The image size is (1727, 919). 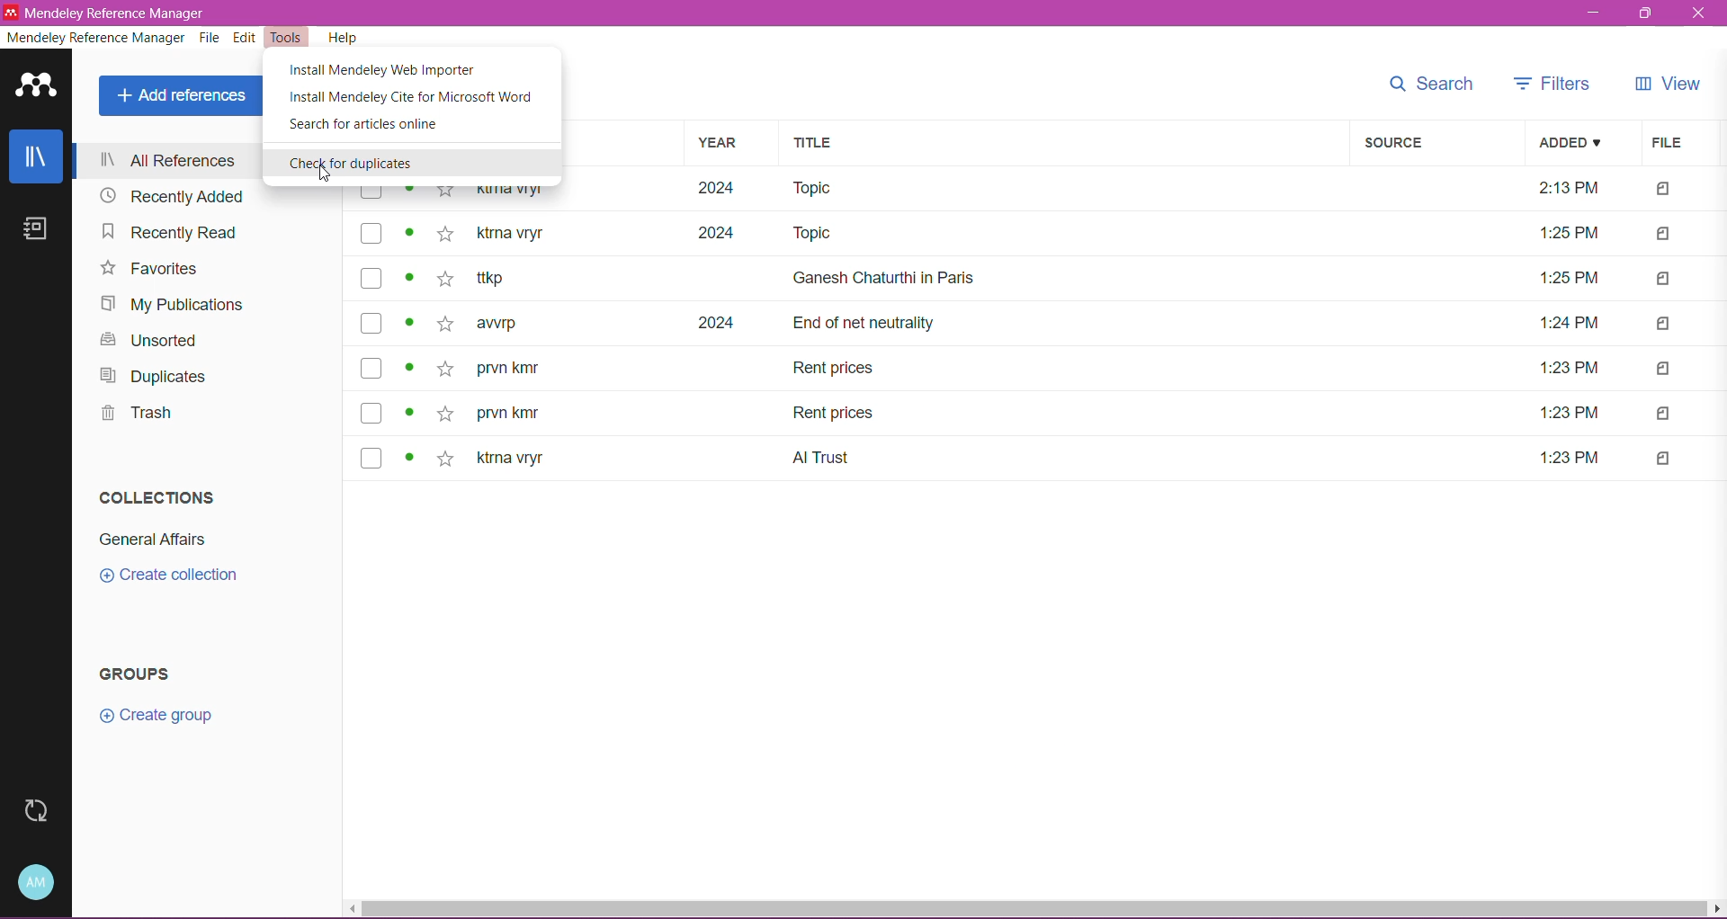 What do you see at coordinates (166, 162) in the screenshot?
I see `All References` at bounding box center [166, 162].